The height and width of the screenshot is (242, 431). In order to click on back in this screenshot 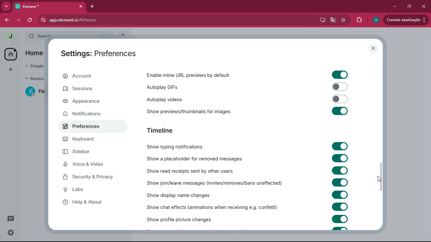, I will do `click(7, 20)`.